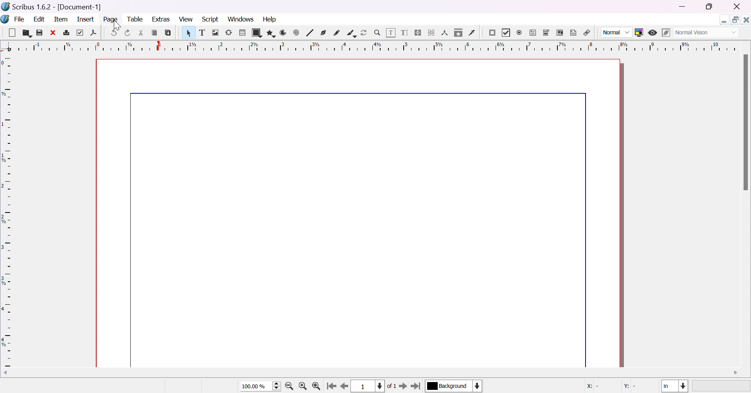 This screenshot has width=751, height=393. Describe the element at coordinates (272, 32) in the screenshot. I see `polygon` at that location.